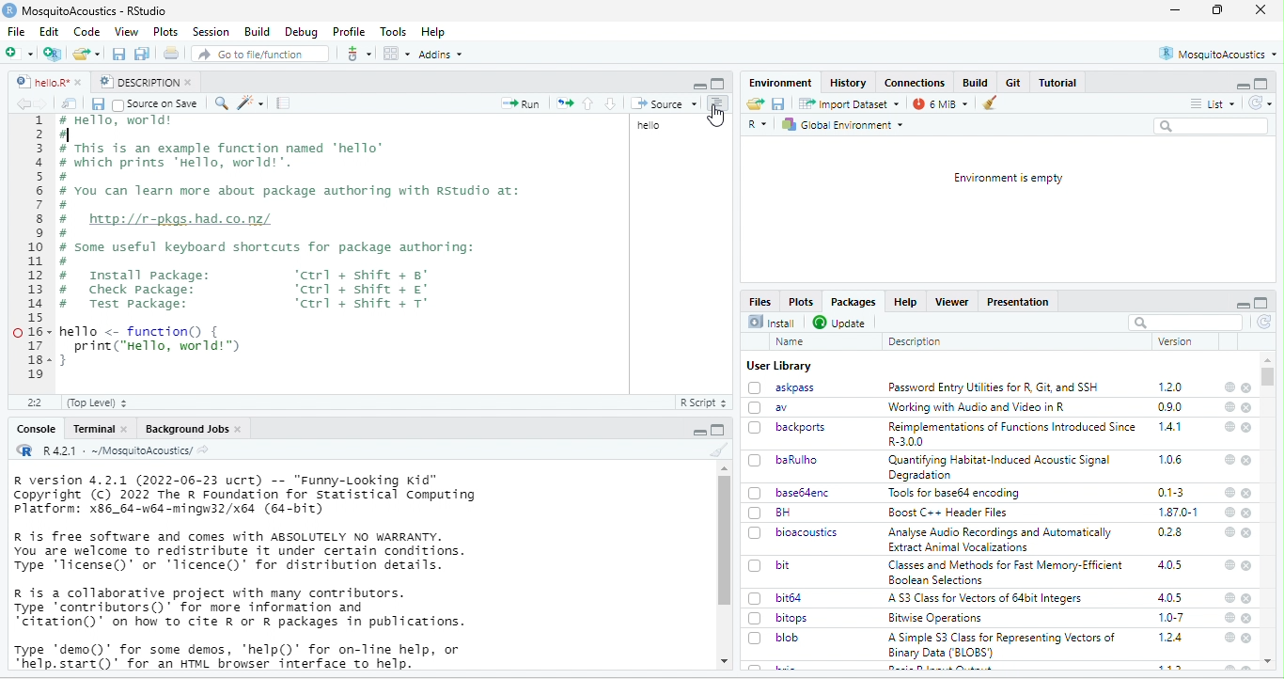 The width and height of the screenshot is (1284, 679). I want to click on User Library, so click(778, 366).